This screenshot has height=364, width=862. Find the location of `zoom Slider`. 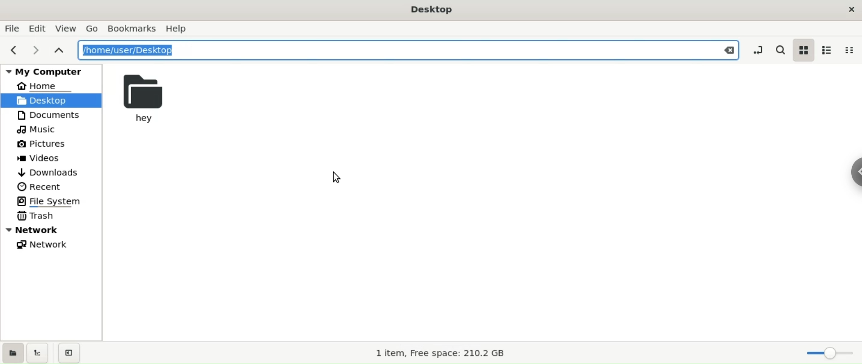

zoom Slider is located at coordinates (830, 352).